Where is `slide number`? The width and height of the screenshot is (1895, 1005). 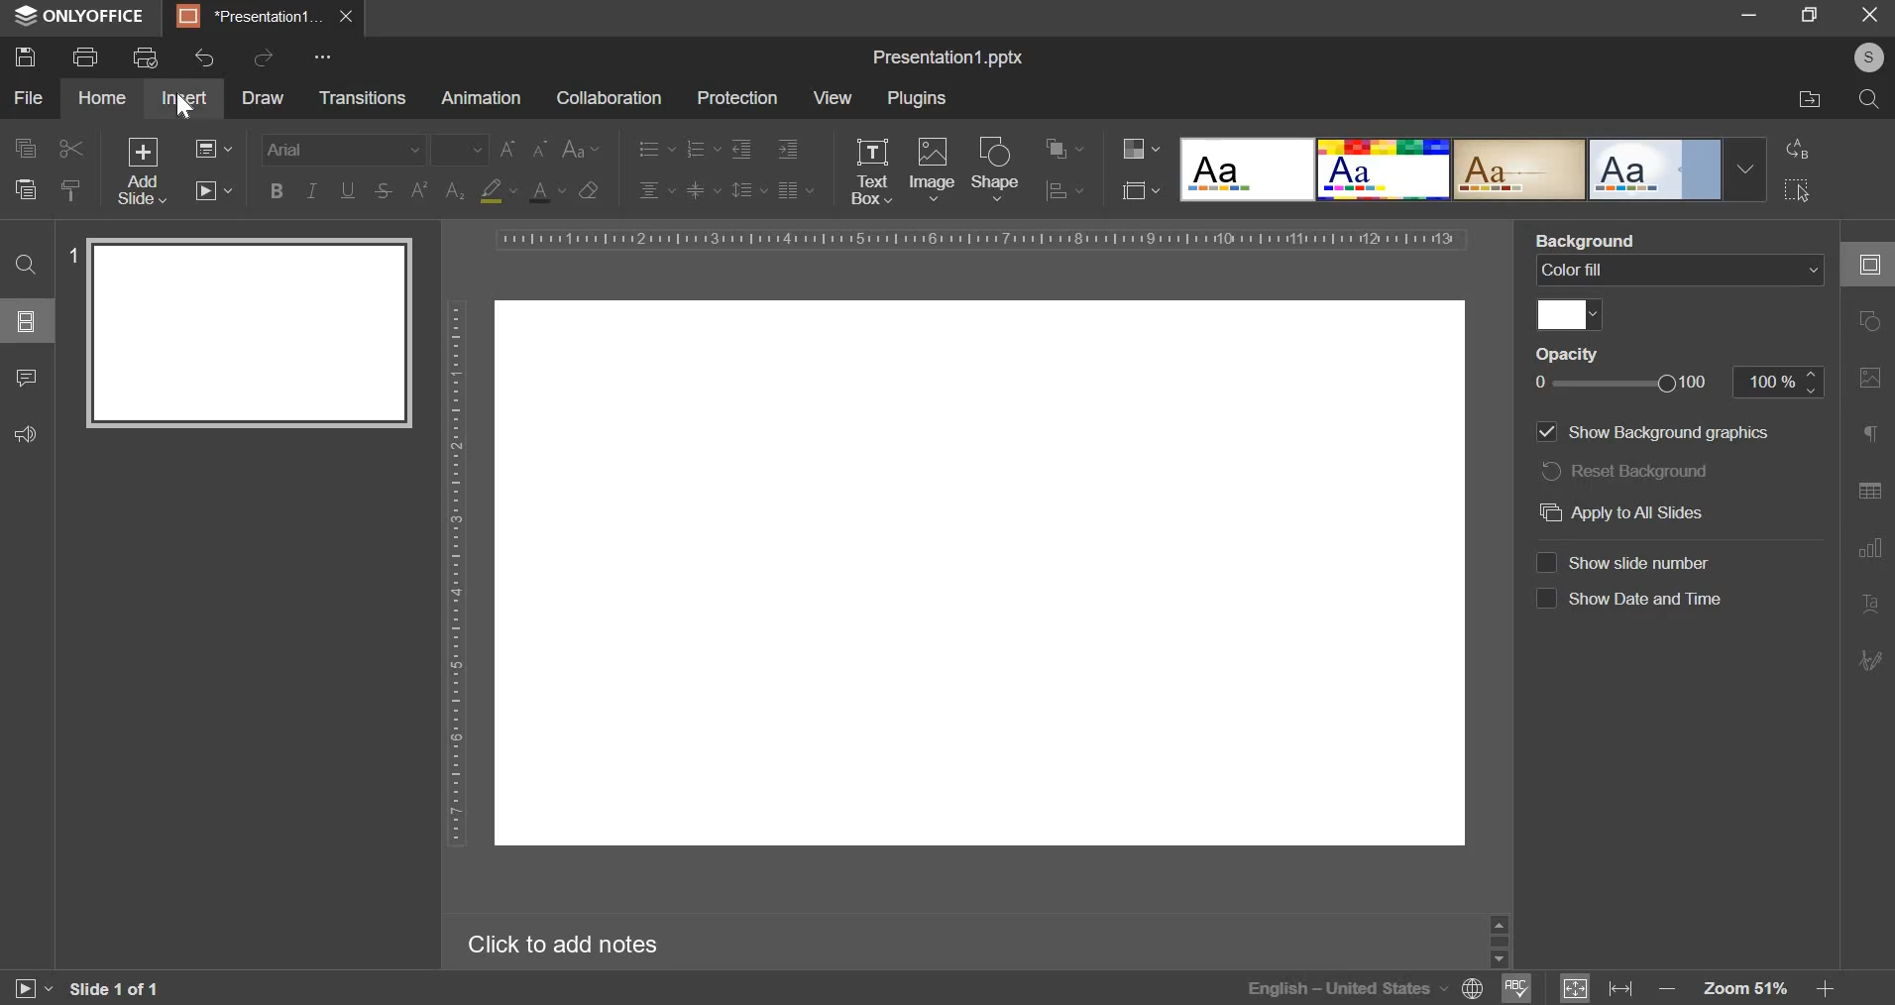 slide number is located at coordinates (70, 254).